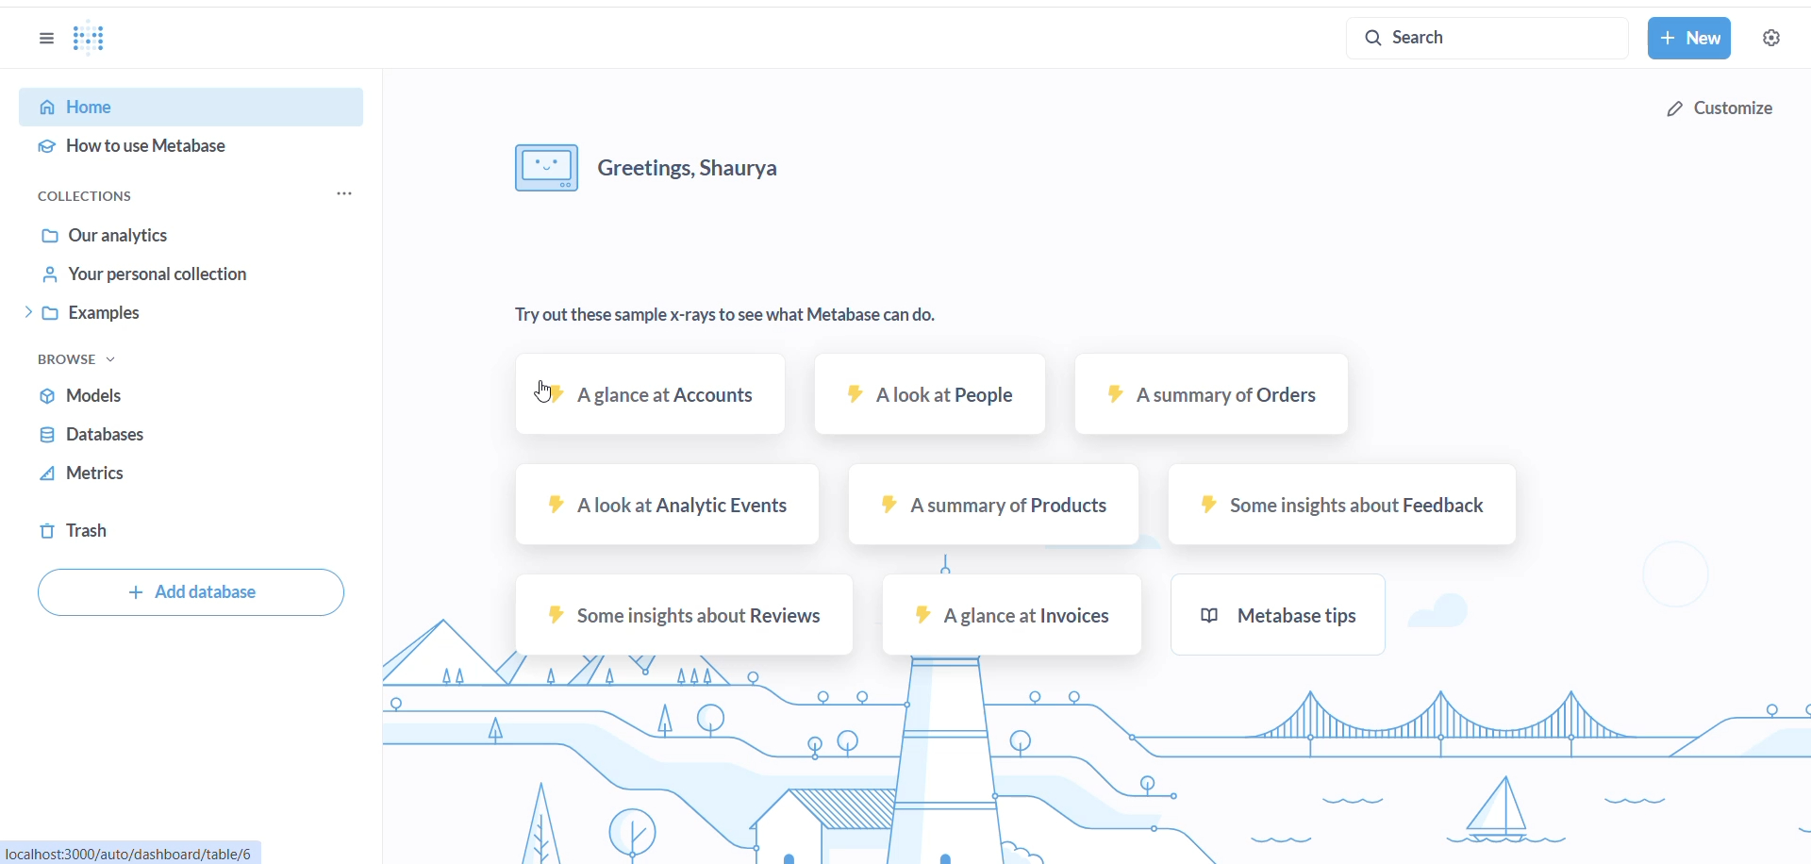 The height and width of the screenshot is (864, 1811). What do you see at coordinates (142, 397) in the screenshot?
I see `models` at bounding box center [142, 397].